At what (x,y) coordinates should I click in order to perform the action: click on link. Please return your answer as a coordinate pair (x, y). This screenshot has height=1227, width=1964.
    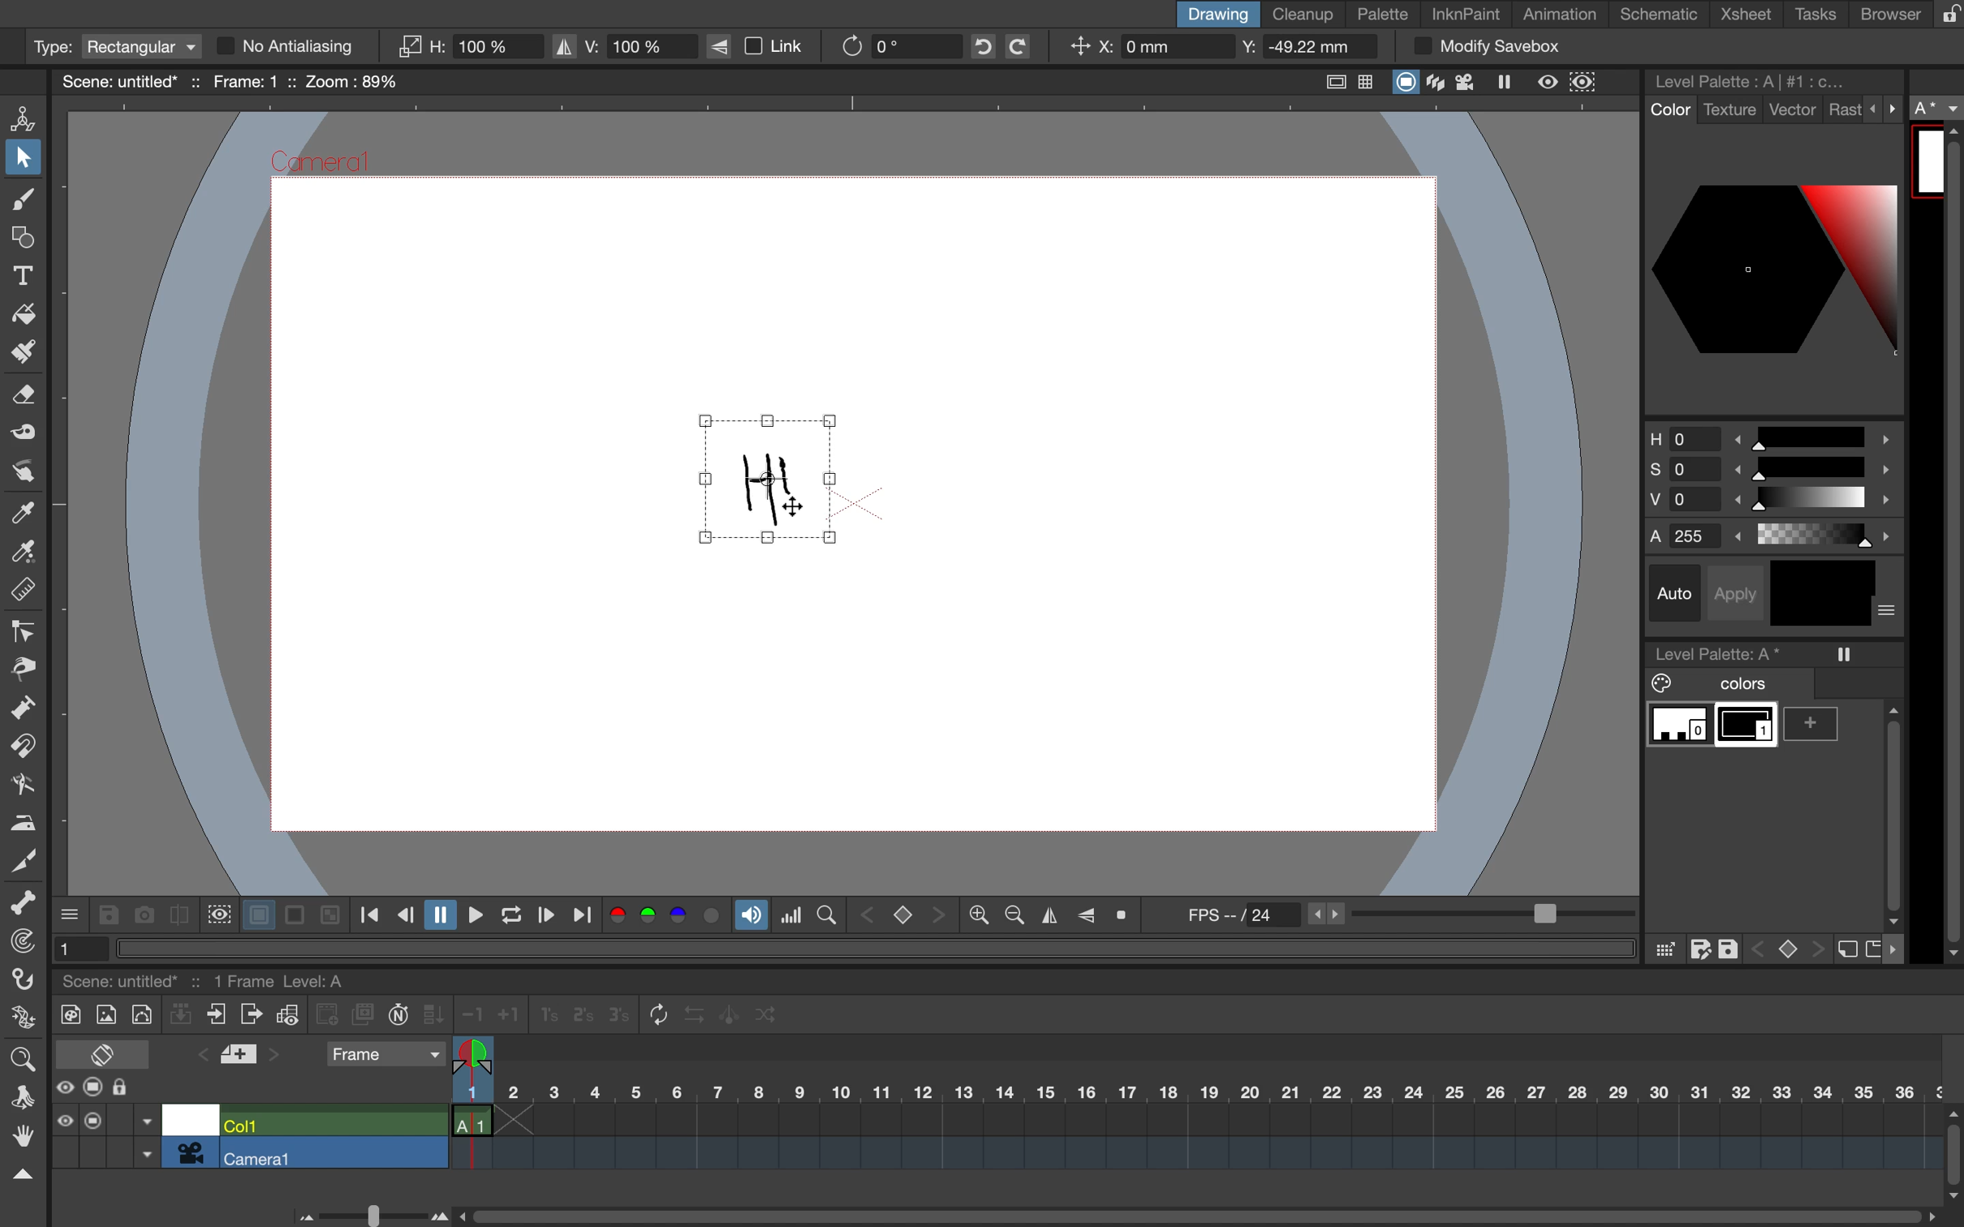
    Looking at the image, I should click on (765, 47).